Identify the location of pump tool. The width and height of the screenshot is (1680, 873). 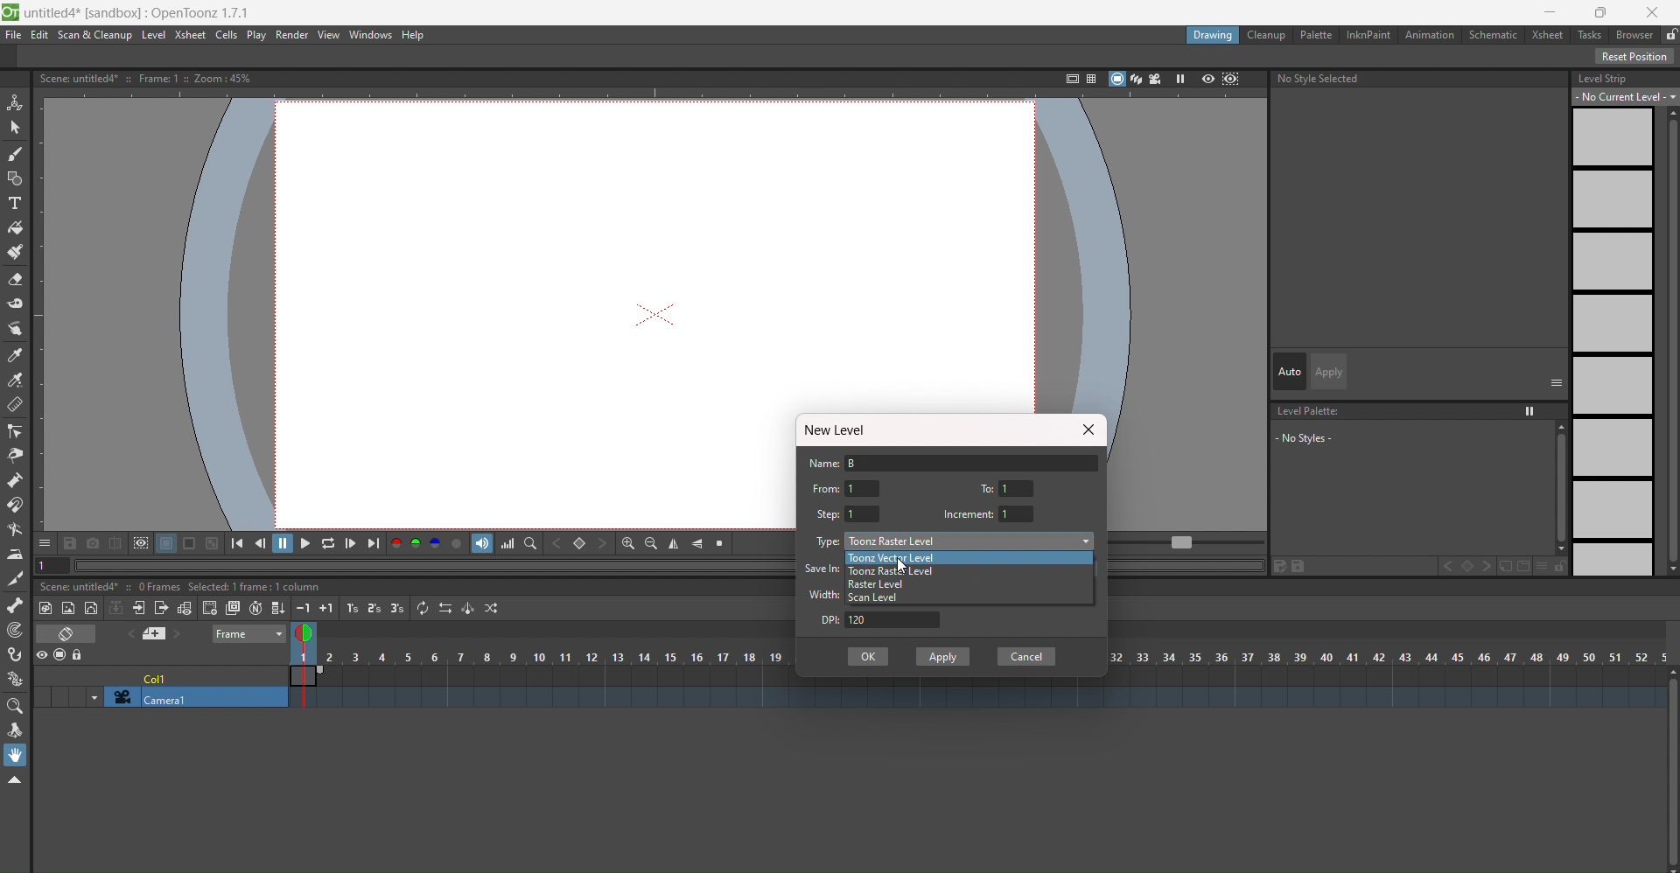
(13, 480).